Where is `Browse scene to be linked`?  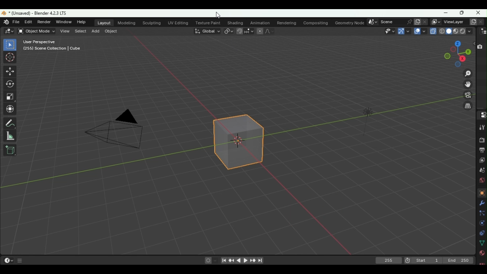 Browse scene to be linked is located at coordinates (372, 22).